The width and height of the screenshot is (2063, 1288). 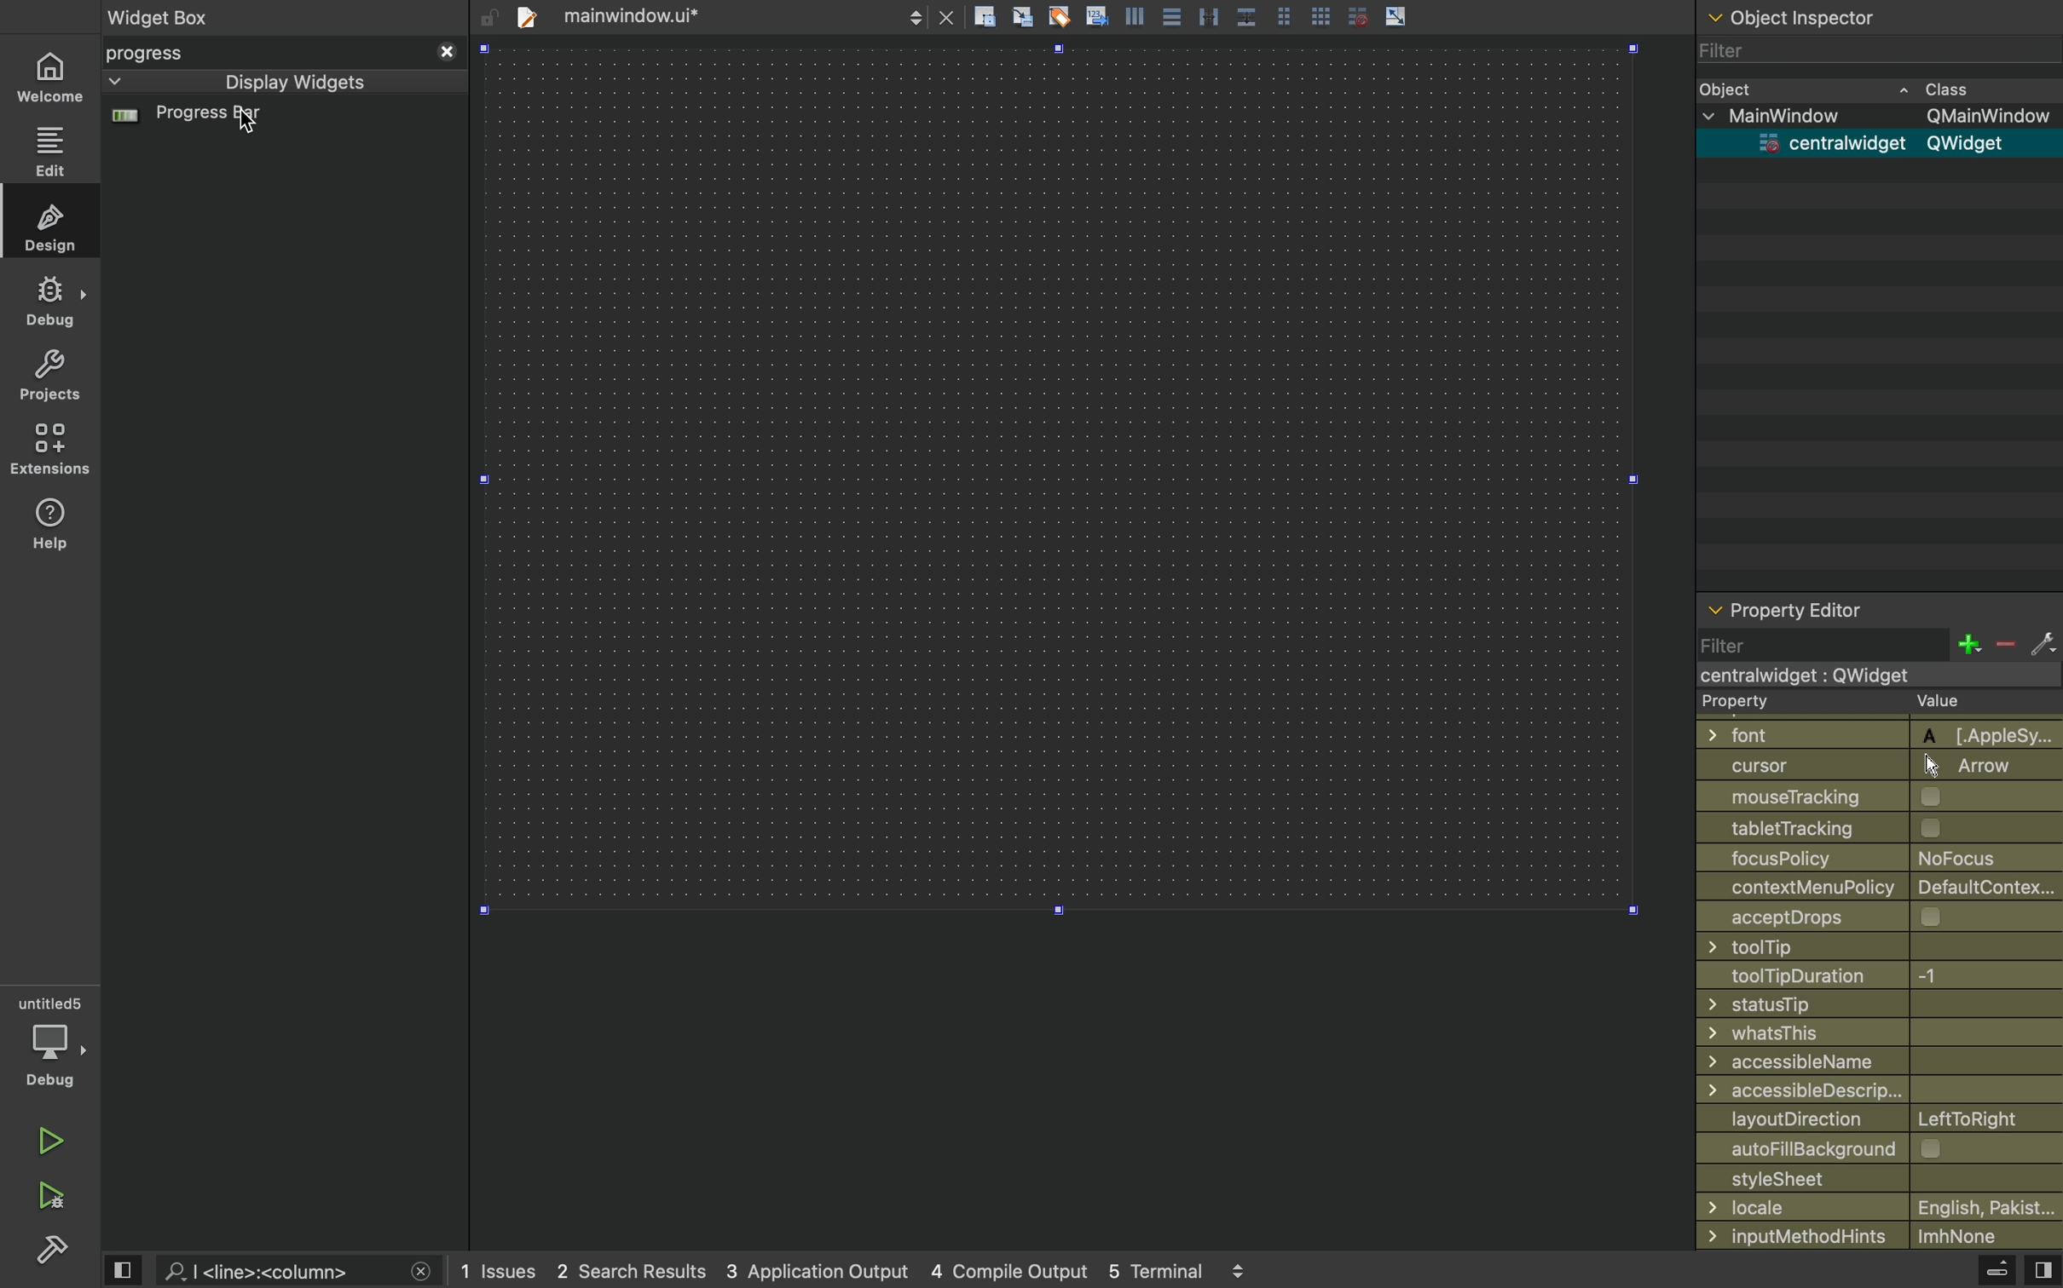 What do you see at coordinates (864, 1271) in the screenshot?
I see `logs` at bounding box center [864, 1271].